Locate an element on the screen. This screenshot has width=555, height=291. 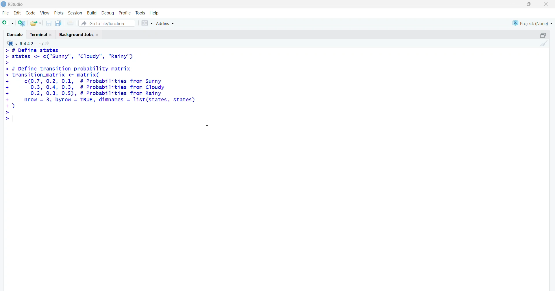
addins is located at coordinates (166, 23).